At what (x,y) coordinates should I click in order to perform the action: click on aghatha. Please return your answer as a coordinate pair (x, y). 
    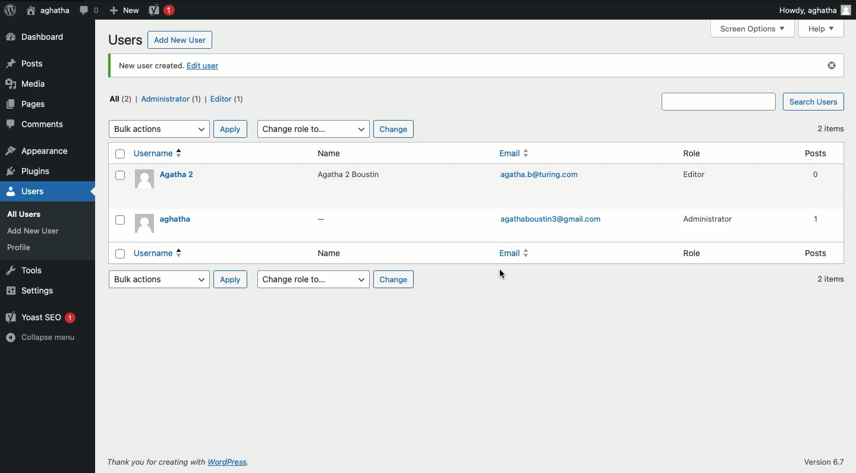
    Looking at the image, I should click on (169, 224).